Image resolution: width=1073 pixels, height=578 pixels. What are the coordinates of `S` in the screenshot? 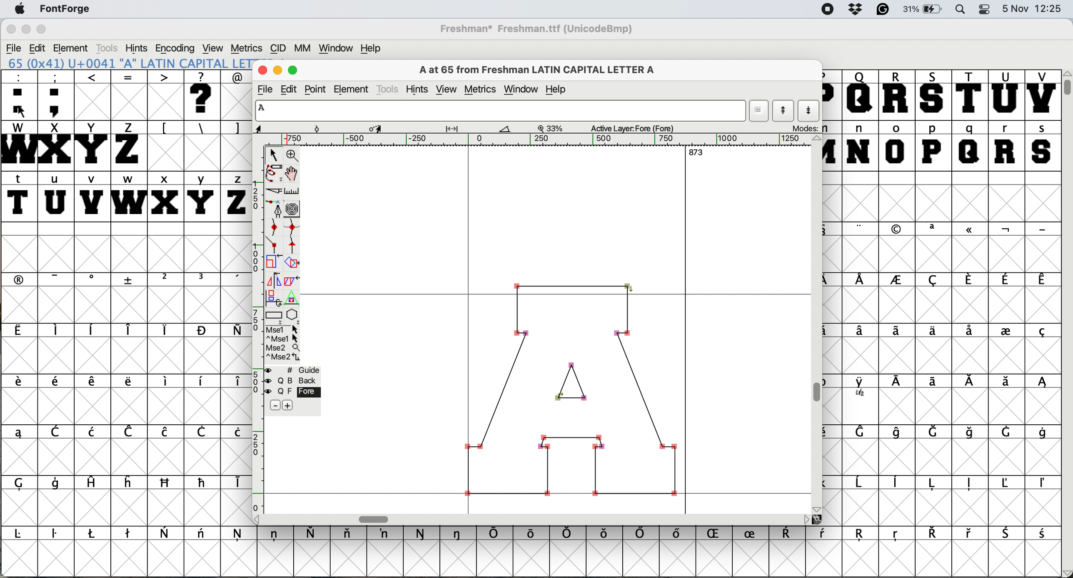 It's located at (934, 95).